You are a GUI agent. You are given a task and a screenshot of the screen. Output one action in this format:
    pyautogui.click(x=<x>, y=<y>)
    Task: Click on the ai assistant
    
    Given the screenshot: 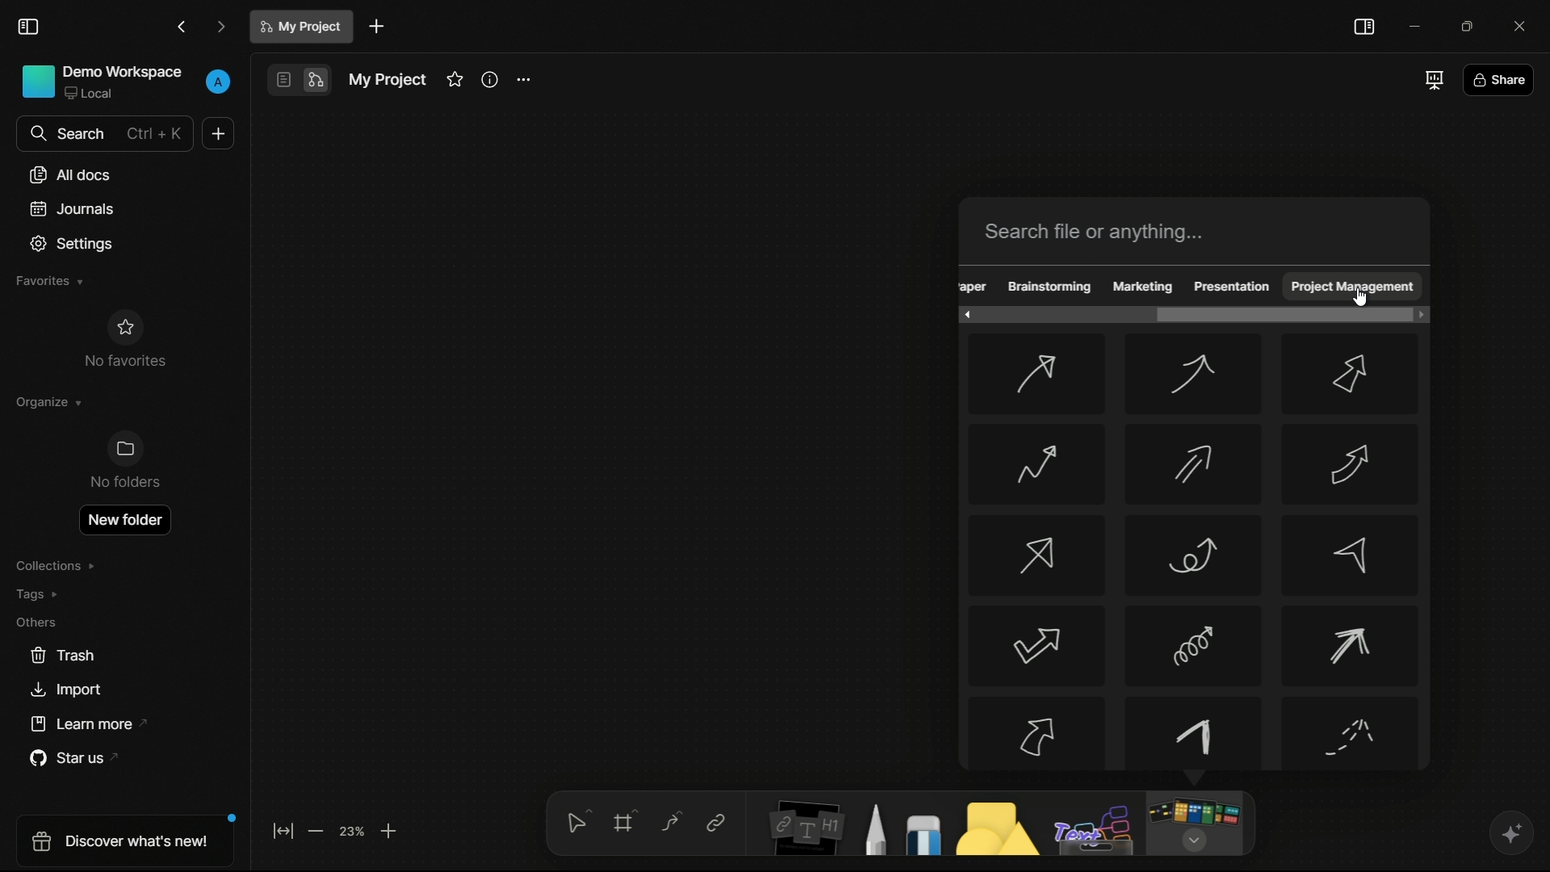 What is the action you would take?
    pyautogui.click(x=1510, y=833)
    